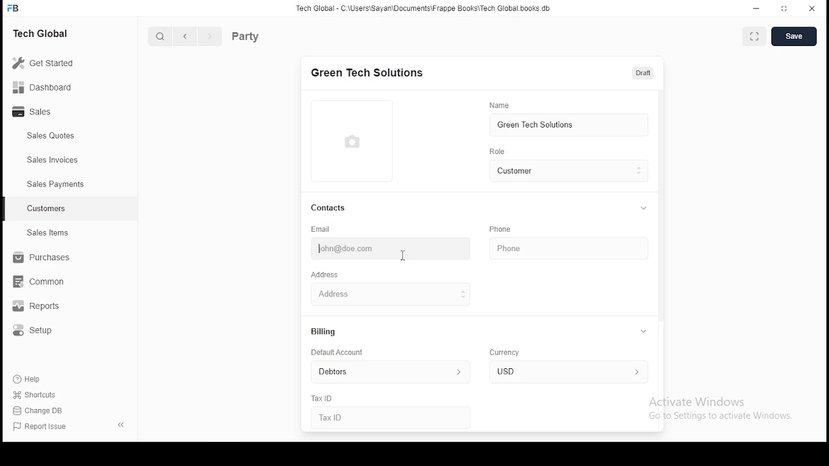 The image size is (829, 466). I want to click on Help, so click(28, 381).